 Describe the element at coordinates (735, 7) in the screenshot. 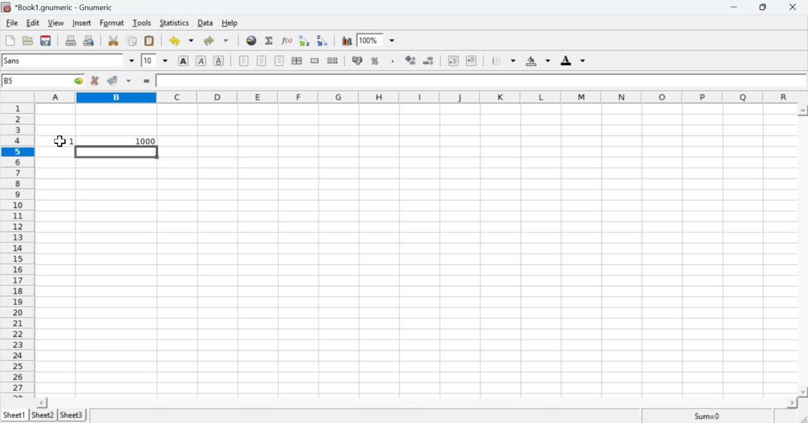

I see `Minimize` at that location.